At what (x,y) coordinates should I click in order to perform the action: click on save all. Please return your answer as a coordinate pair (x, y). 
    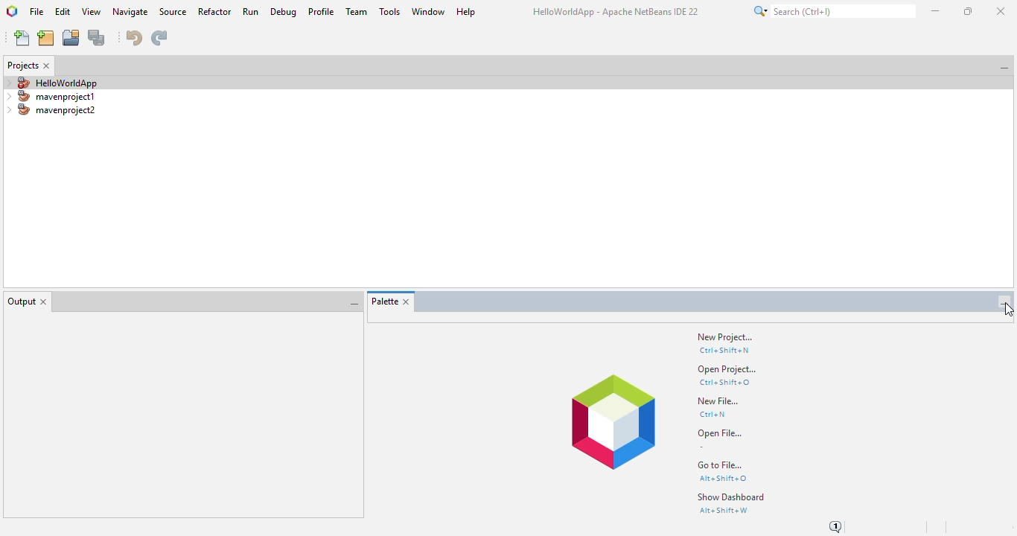
    Looking at the image, I should click on (98, 38).